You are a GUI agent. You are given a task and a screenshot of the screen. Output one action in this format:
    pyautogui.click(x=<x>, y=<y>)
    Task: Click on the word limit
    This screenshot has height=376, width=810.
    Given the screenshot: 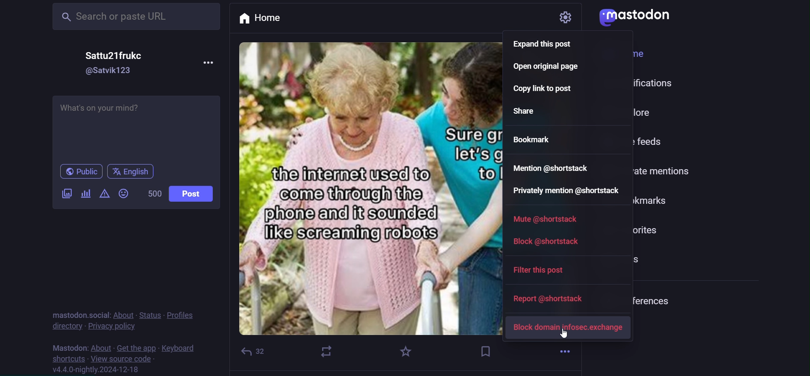 What is the action you would take?
    pyautogui.click(x=154, y=193)
    